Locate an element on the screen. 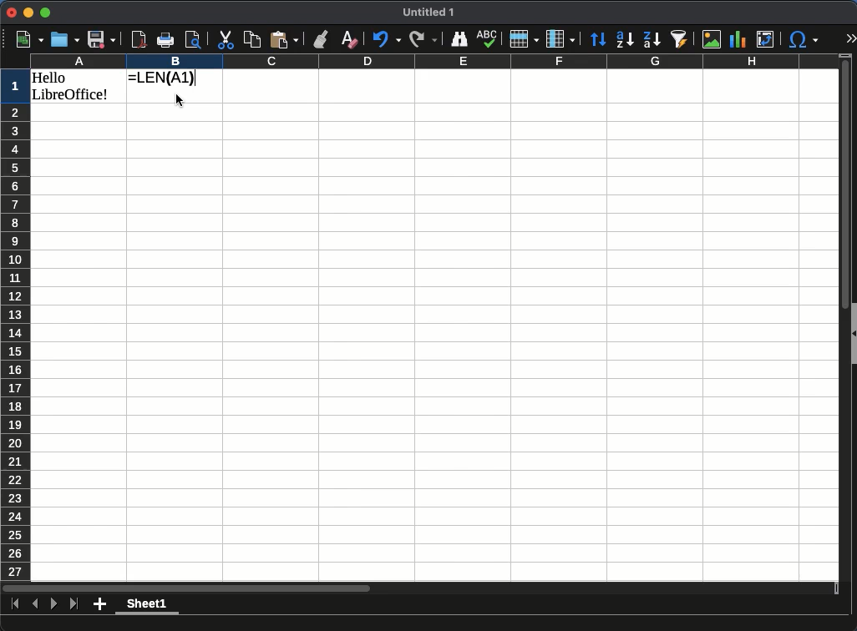 The width and height of the screenshot is (857, 631). rows is located at coordinates (525, 38).